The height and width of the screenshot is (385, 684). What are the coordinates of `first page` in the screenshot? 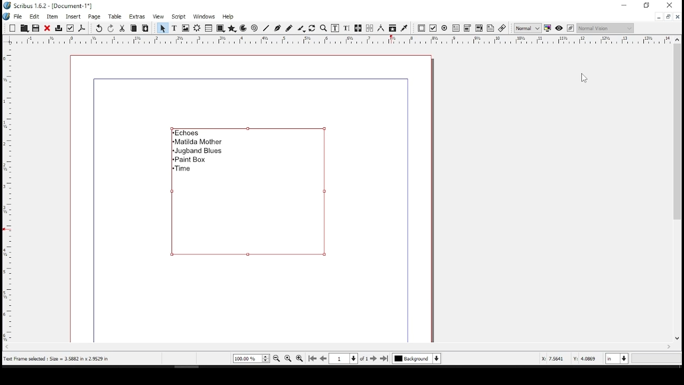 It's located at (314, 359).